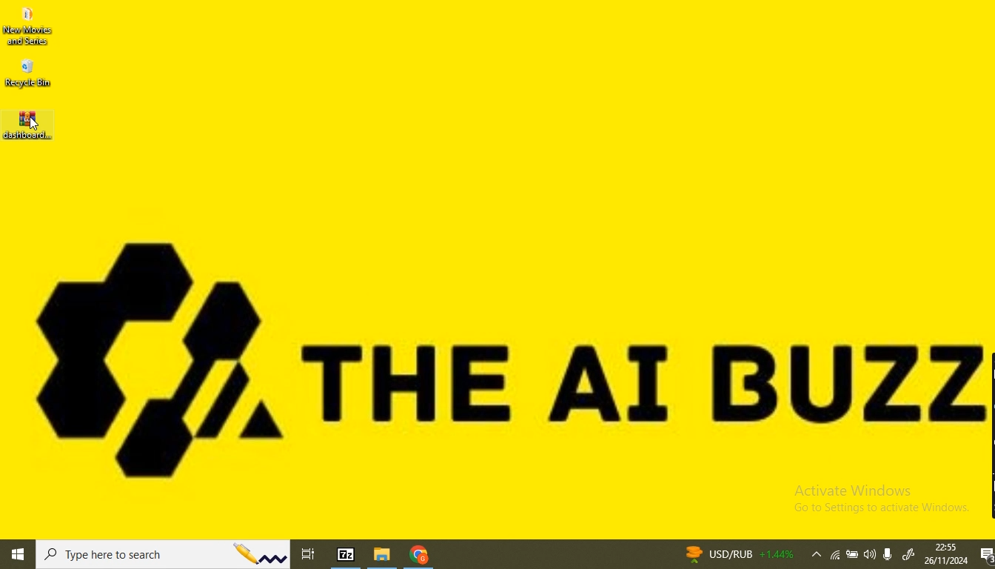  What do you see at coordinates (19, 556) in the screenshot?
I see `windows` at bounding box center [19, 556].